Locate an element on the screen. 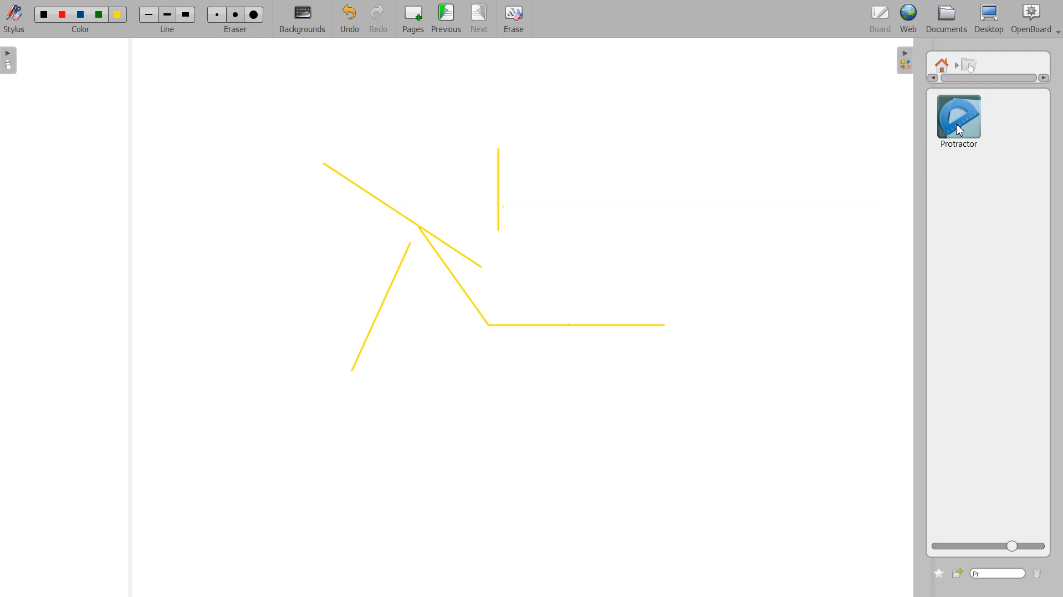 This screenshot has height=597, width=1063. Background is located at coordinates (303, 20).